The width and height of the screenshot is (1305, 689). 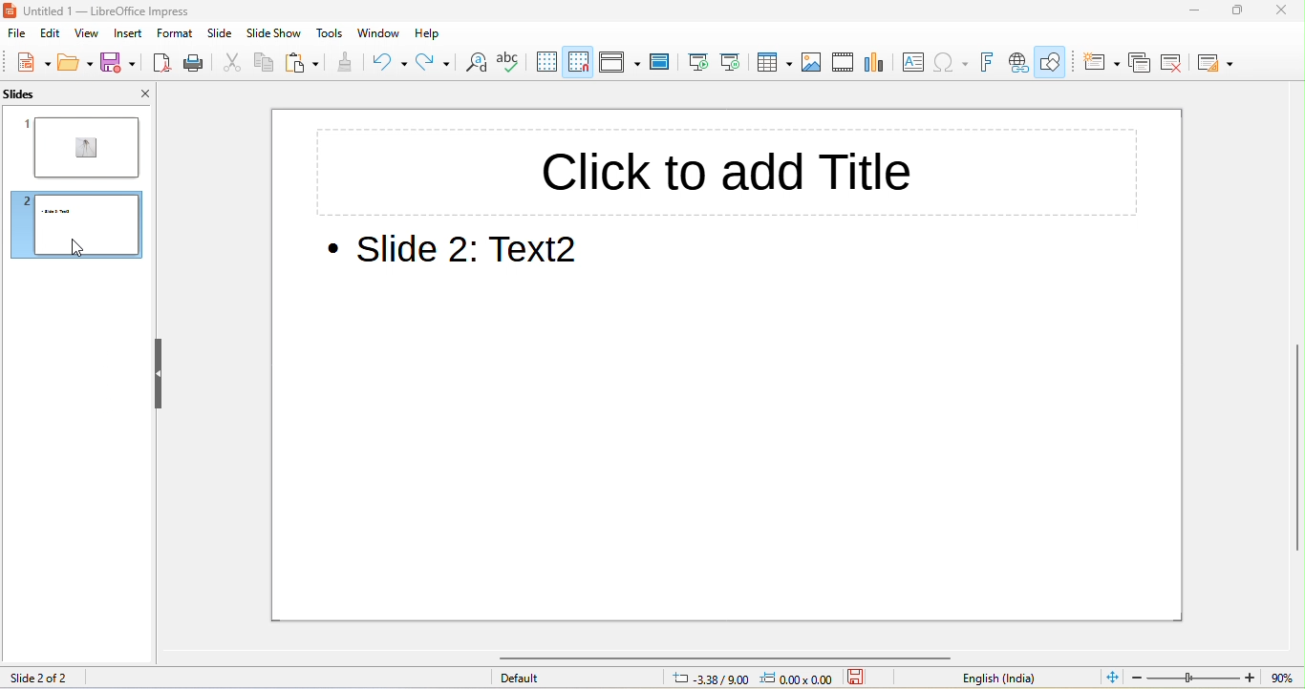 What do you see at coordinates (82, 248) in the screenshot?
I see `cursor` at bounding box center [82, 248].